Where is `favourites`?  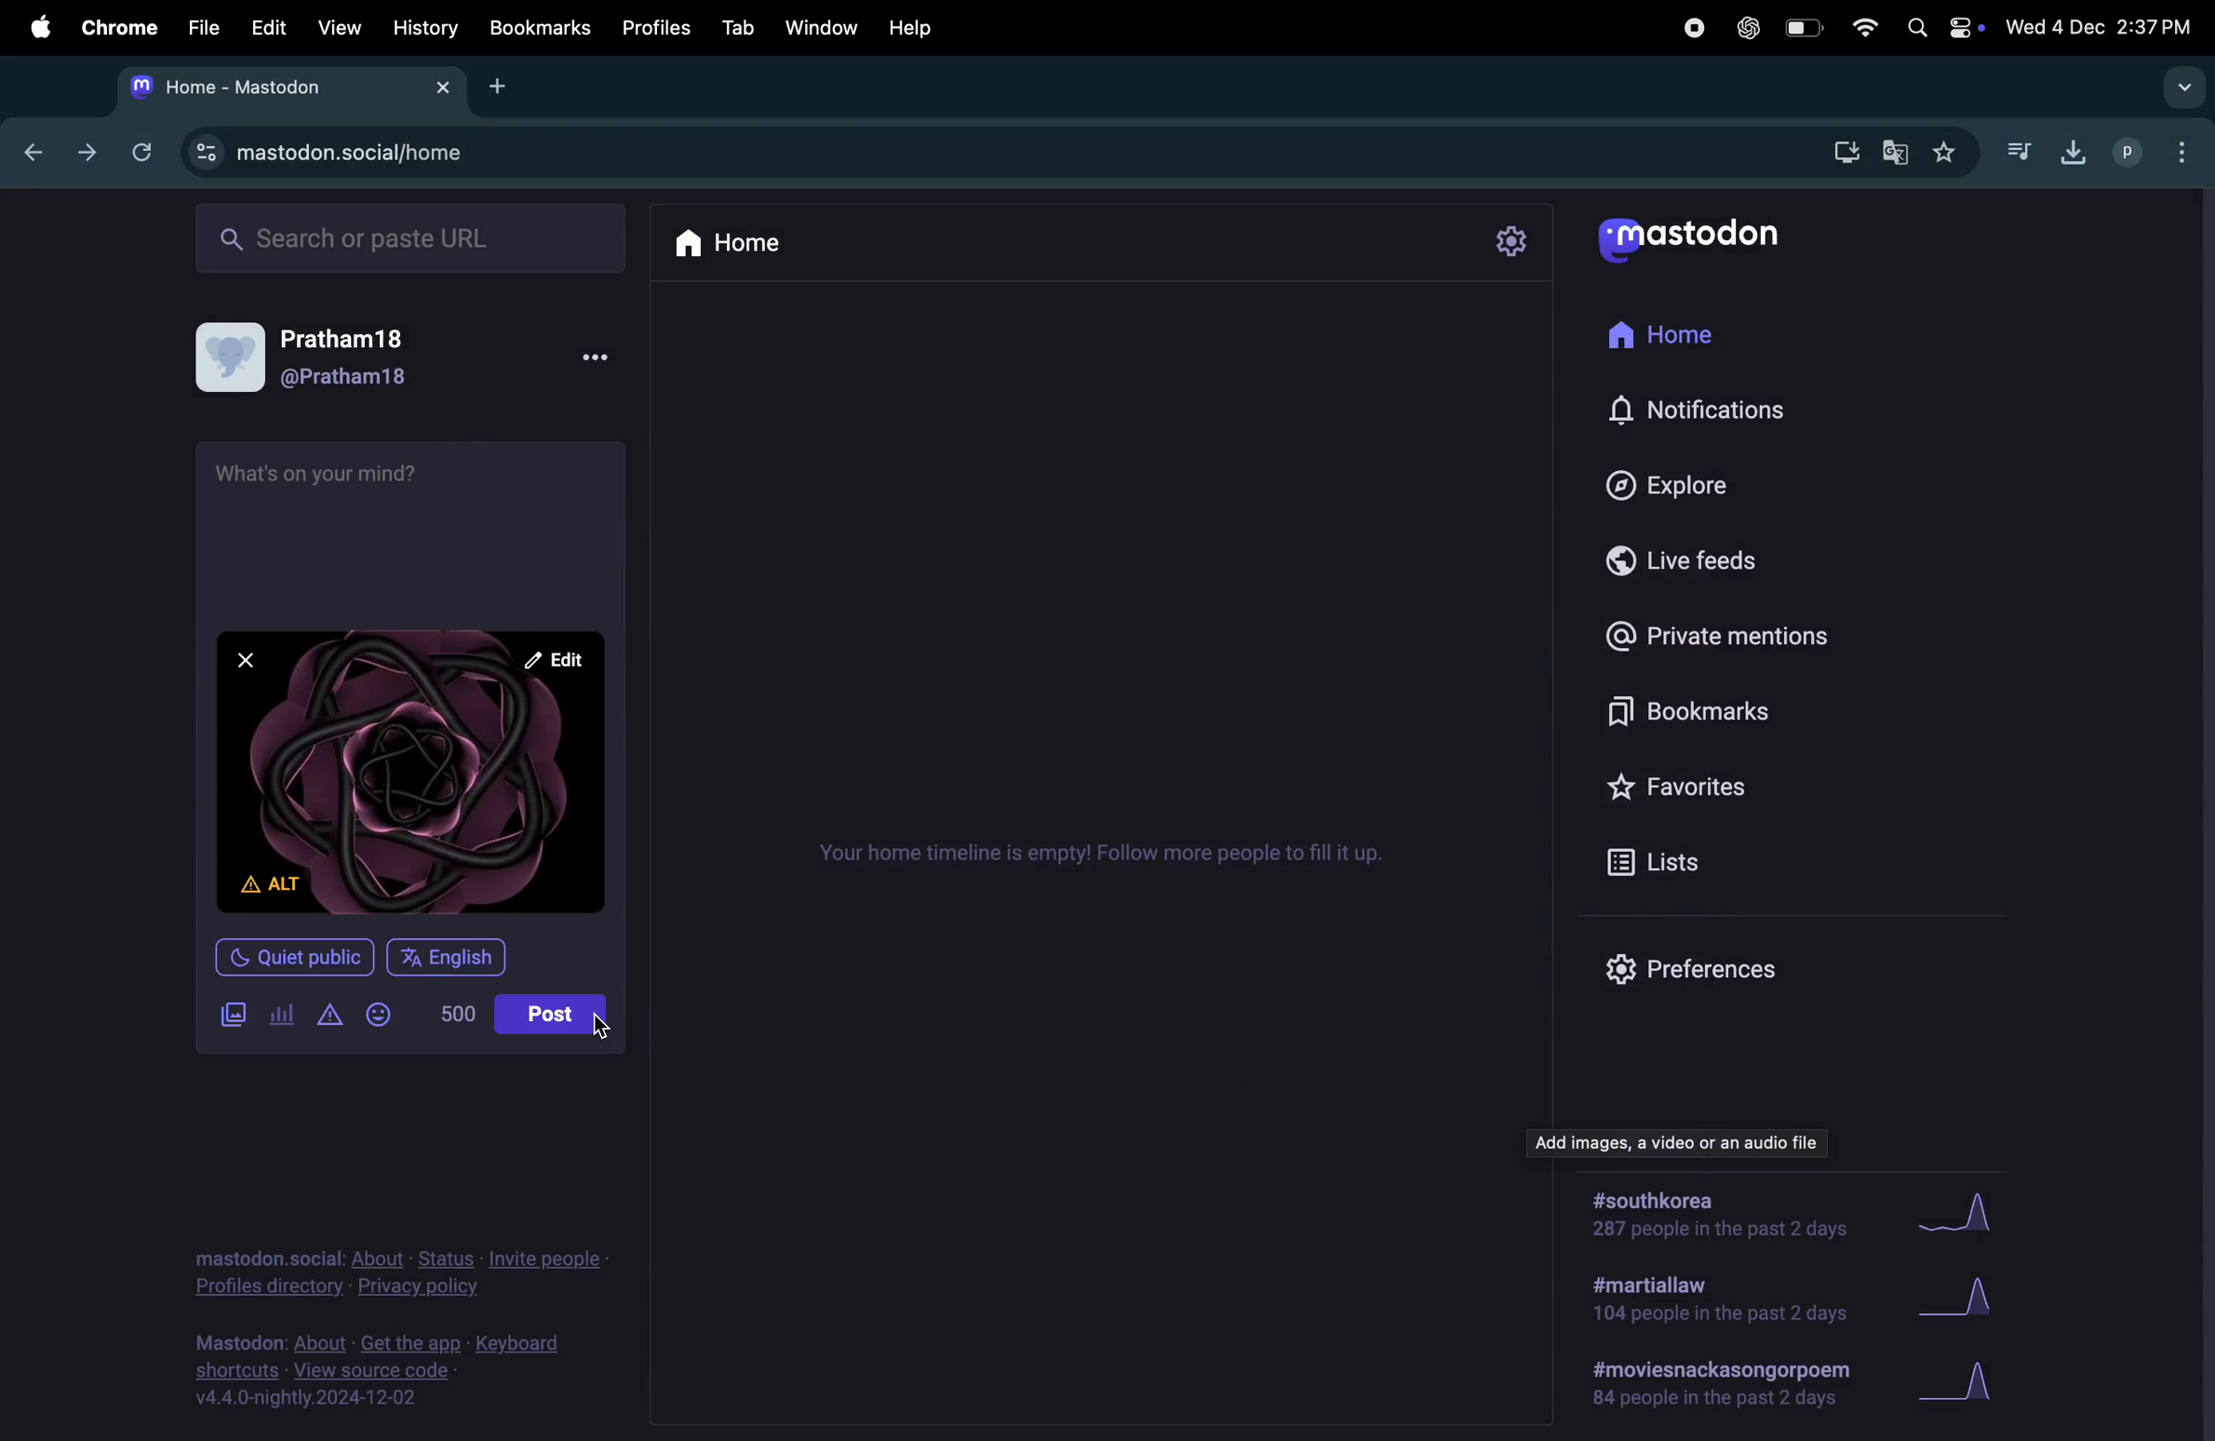 favourites is located at coordinates (1684, 781).